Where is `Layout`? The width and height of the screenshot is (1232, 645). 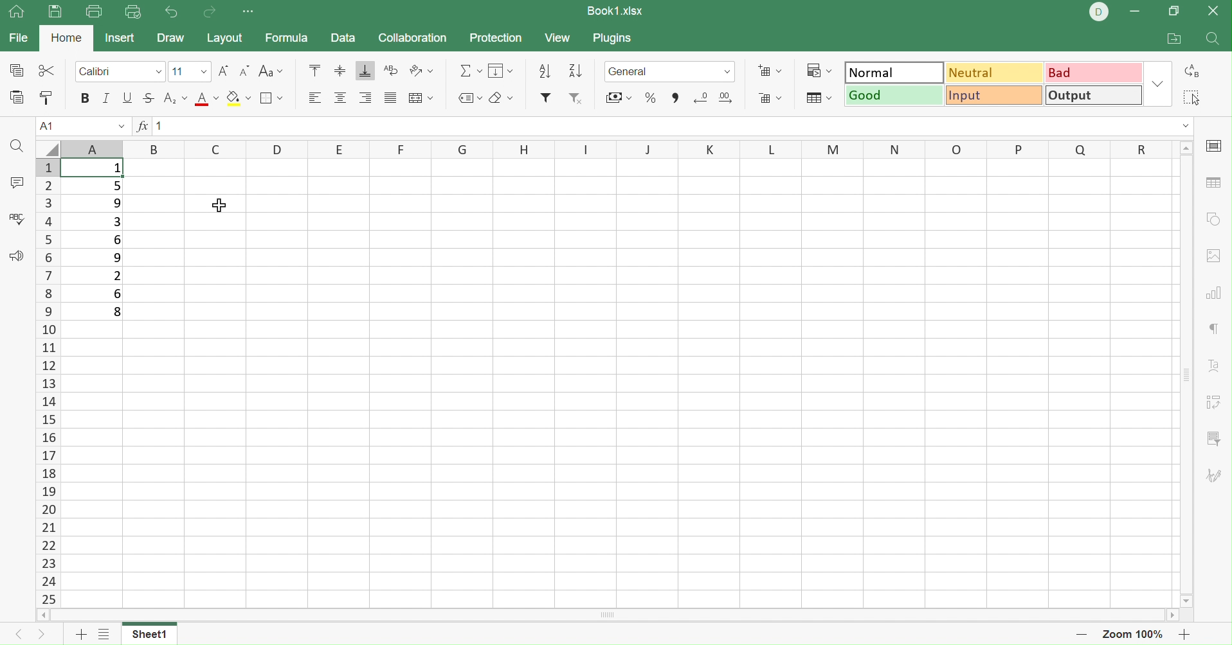
Layout is located at coordinates (224, 39).